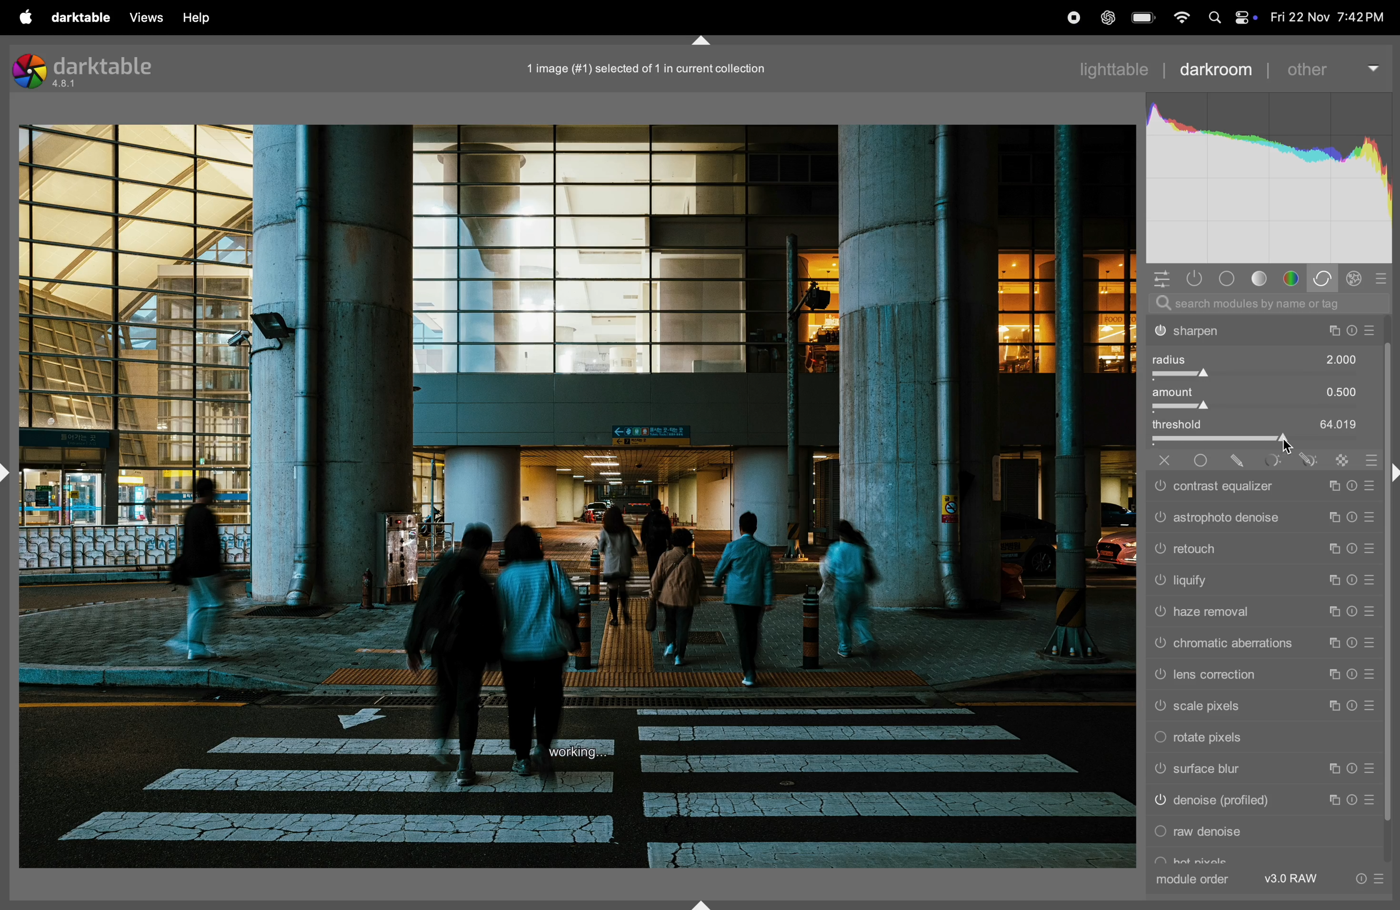 This screenshot has width=1400, height=910. Describe the element at coordinates (1265, 429) in the screenshot. I see `threshold 64.019` at that location.